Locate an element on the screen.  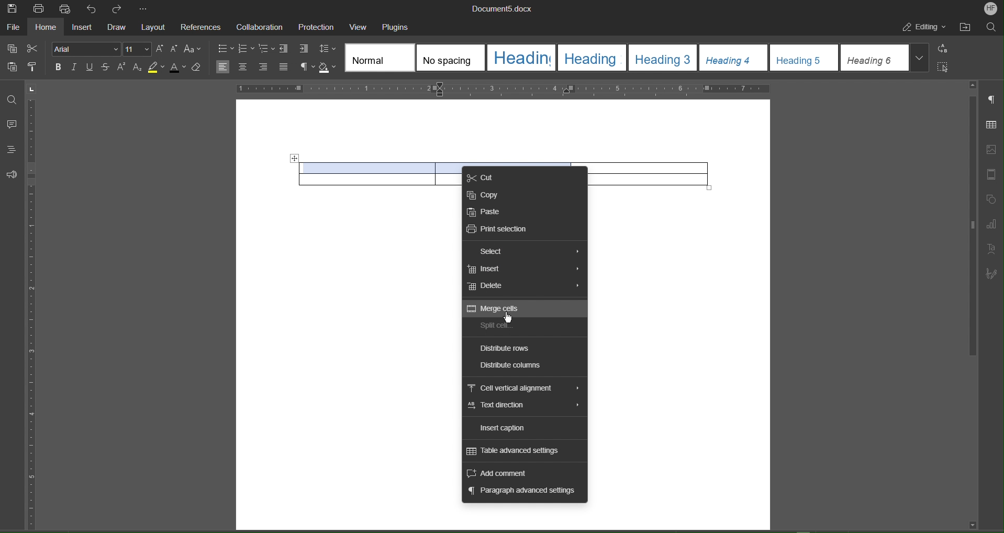
Font is located at coordinates (85, 50).